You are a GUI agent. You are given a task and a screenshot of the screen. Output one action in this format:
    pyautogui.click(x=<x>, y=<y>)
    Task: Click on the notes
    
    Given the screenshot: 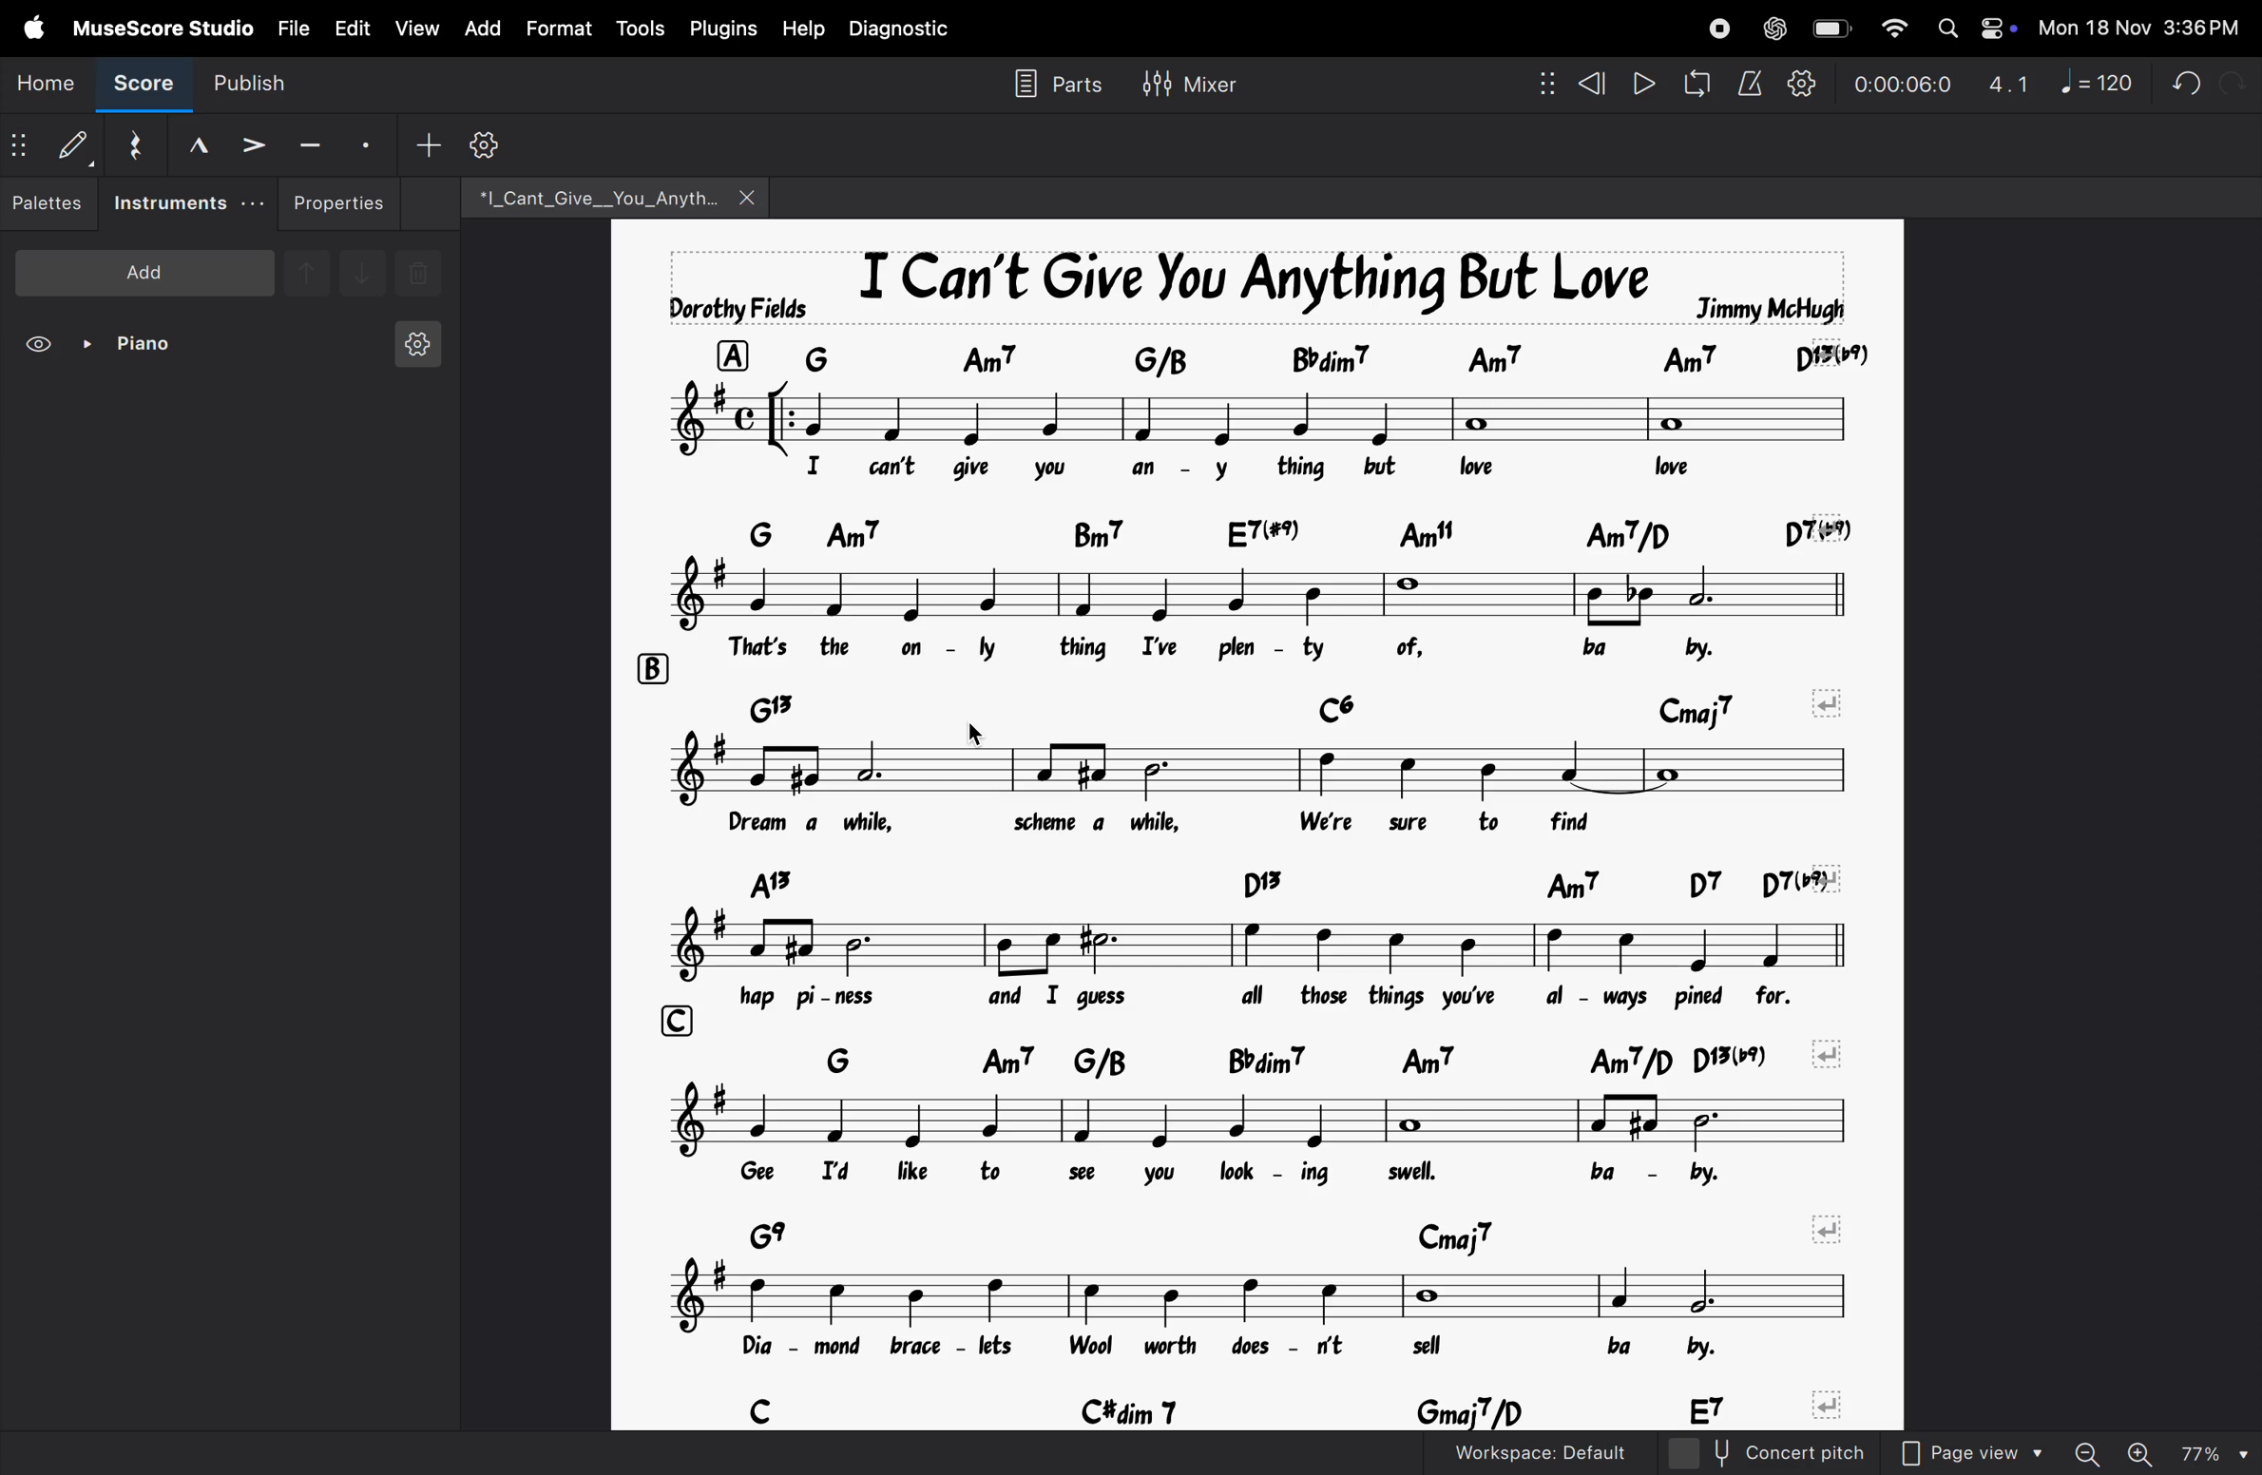 What is the action you would take?
    pyautogui.click(x=1266, y=598)
    